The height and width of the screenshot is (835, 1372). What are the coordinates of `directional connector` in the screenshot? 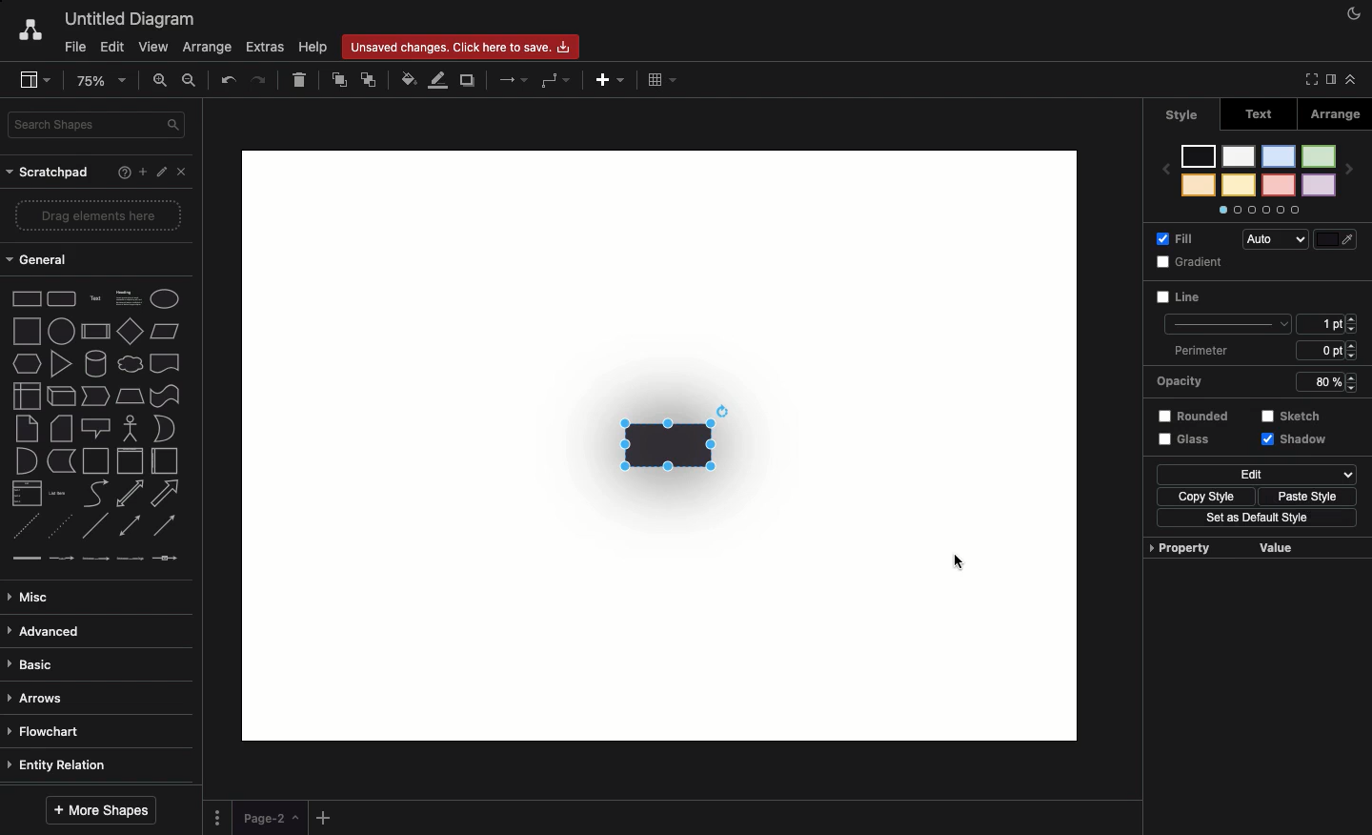 It's located at (165, 524).